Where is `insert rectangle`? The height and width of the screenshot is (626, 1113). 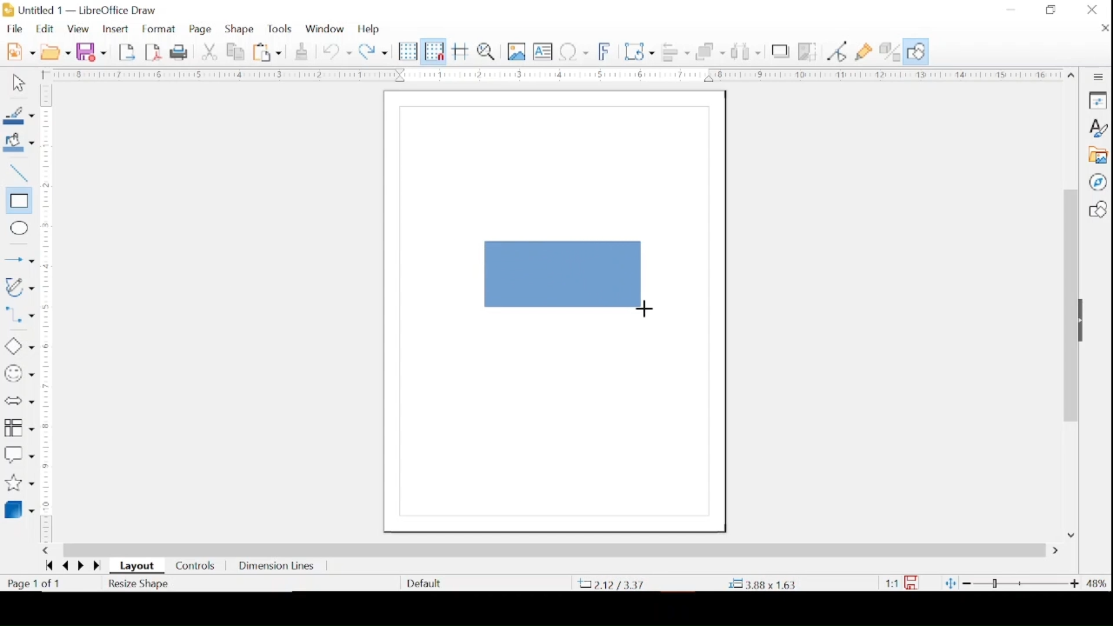 insert rectangle is located at coordinates (17, 201).